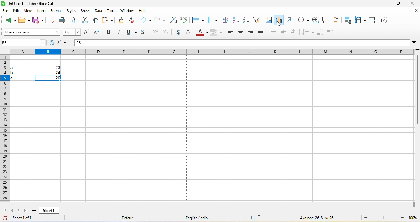  Describe the element at coordinates (213, 20) in the screenshot. I see `column` at that location.